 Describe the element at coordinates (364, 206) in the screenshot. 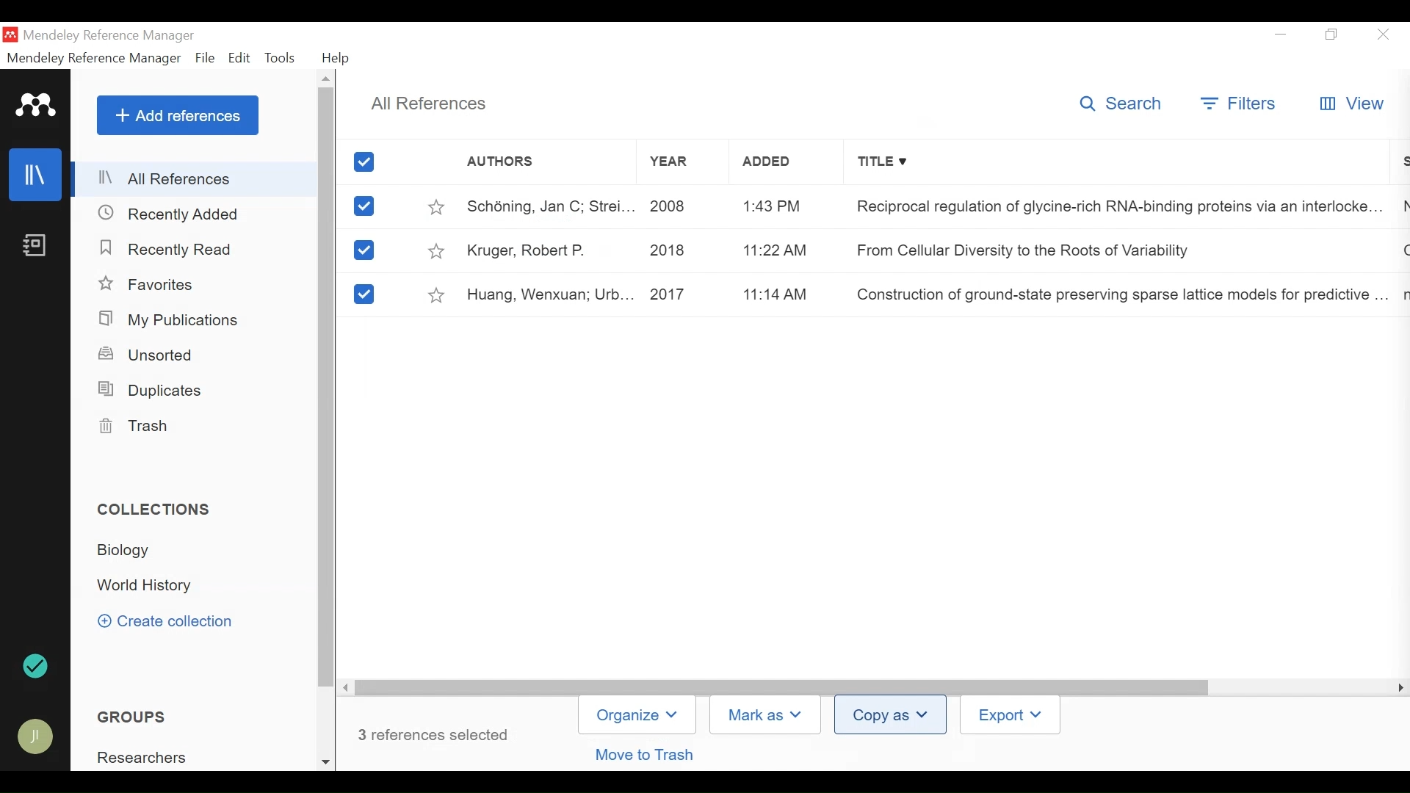

I see `(un)select` at that location.